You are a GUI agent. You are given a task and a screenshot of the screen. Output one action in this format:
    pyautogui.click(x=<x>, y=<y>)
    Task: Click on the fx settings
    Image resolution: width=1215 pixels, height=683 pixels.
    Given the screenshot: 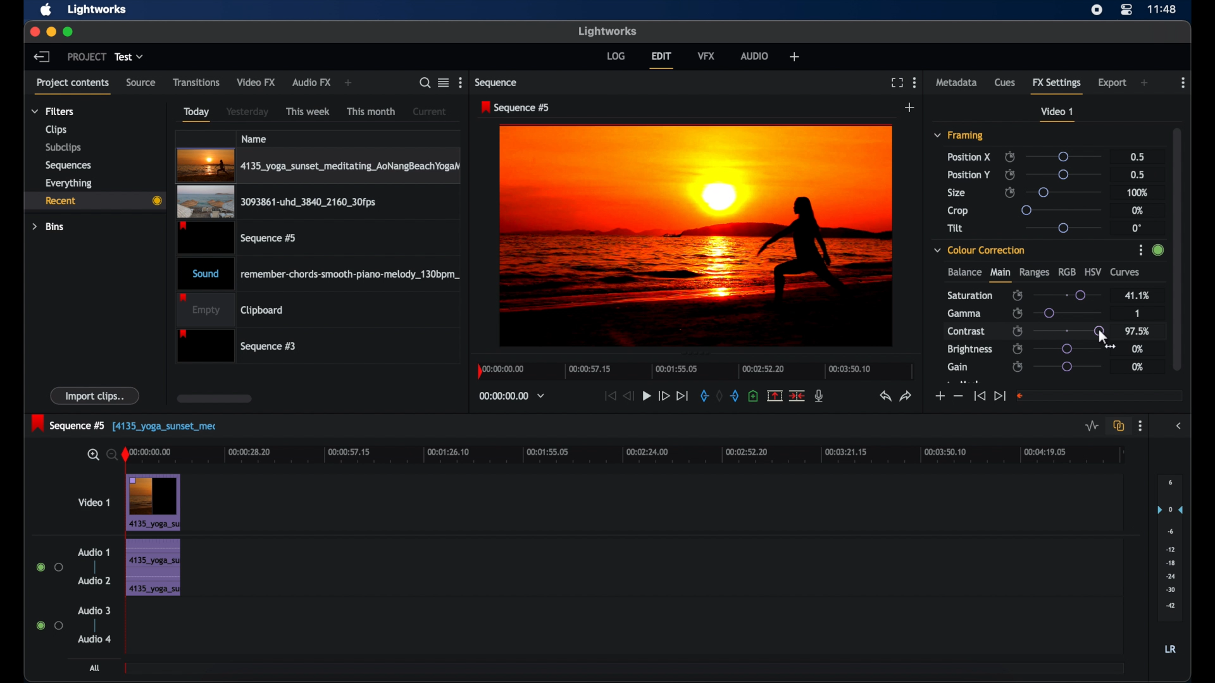 What is the action you would take?
    pyautogui.click(x=1058, y=85)
    